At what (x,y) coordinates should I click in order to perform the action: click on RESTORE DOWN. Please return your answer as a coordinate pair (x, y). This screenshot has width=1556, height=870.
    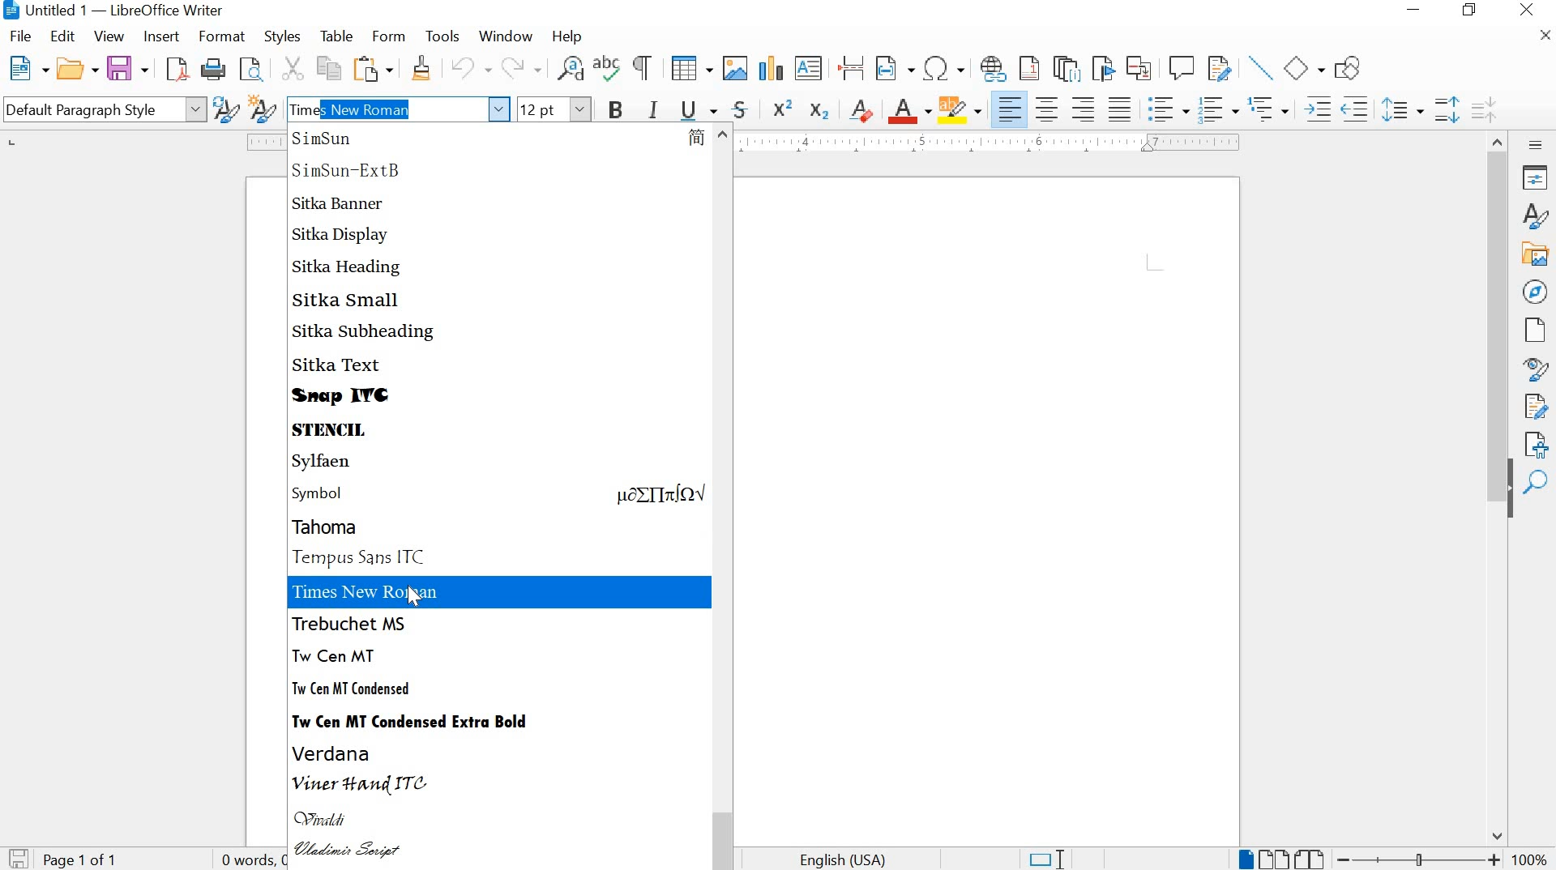
    Looking at the image, I should click on (1473, 12).